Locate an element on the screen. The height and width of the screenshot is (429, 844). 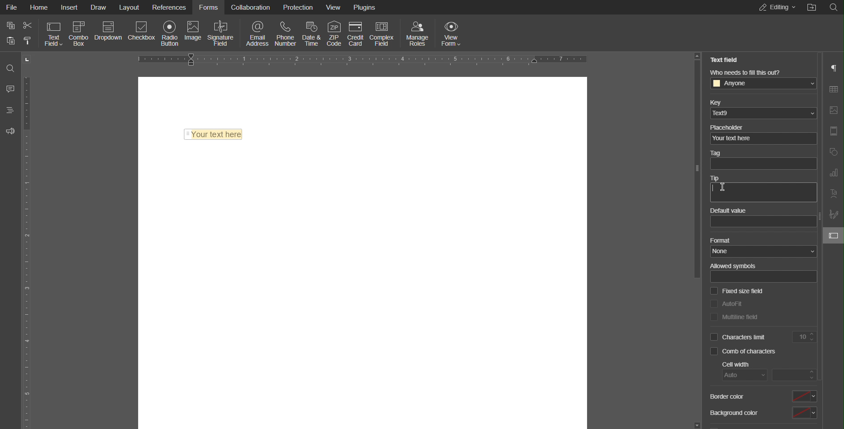
Paragraph Settings is located at coordinates (833, 67).